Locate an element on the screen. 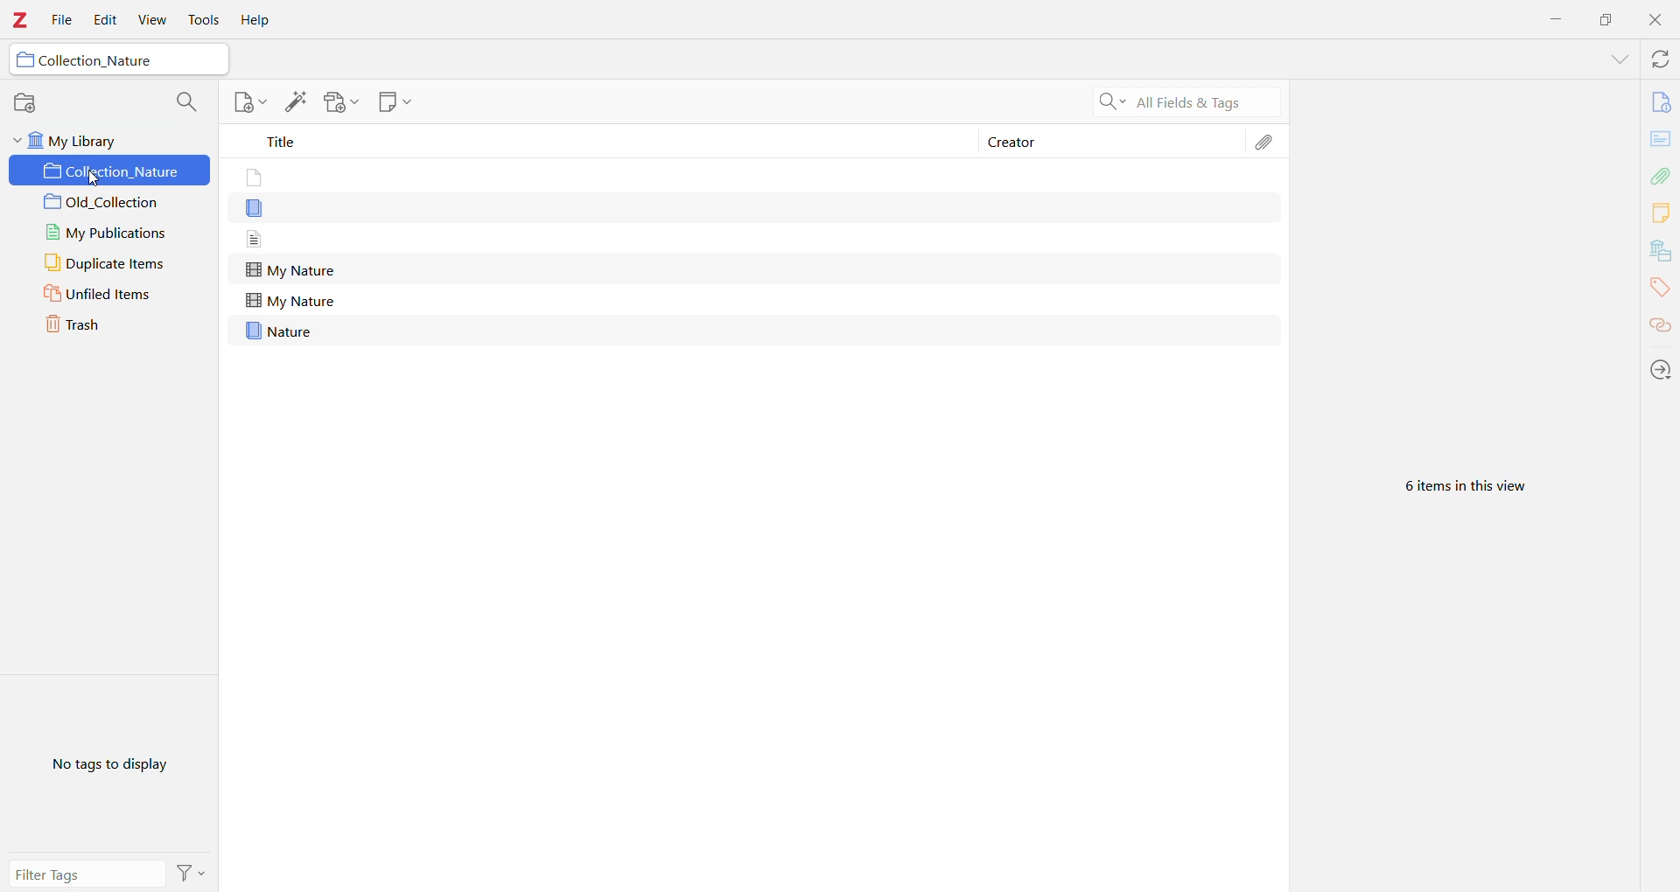  File is located at coordinates (62, 23).